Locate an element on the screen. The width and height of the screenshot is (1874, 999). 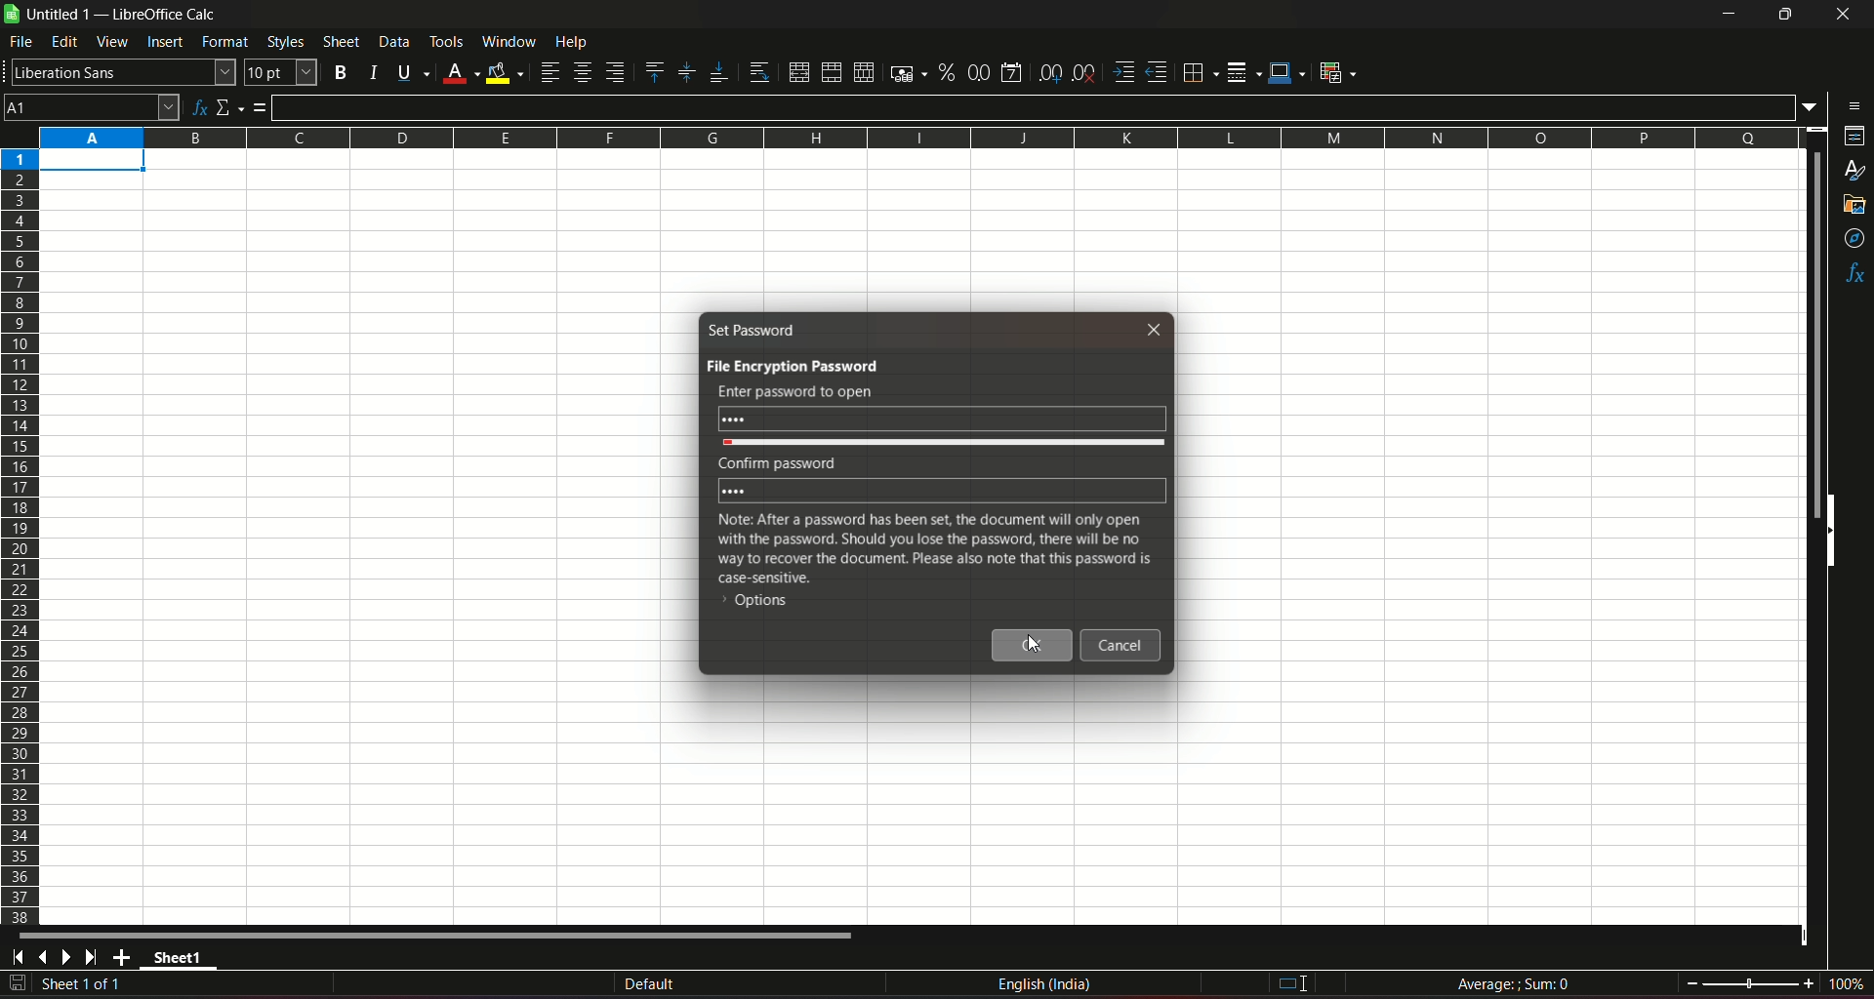
zoom out is located at coordinates (1691, 981).